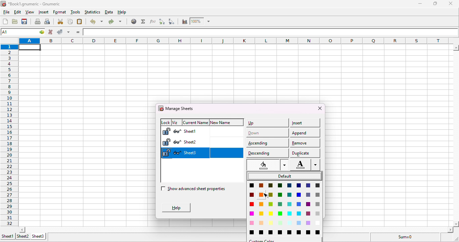  What do you see at coordinates (18, 32) in the screenshot?
I see `cell name A1` at bounding box center [18, 32].